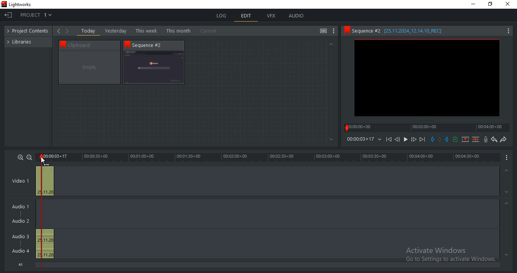 This screenshot has width=517, height=273. What do you see at coordinates (380, 140) in the screenshot?
I see `Drop down arrow` at bounding box center [380, 140].